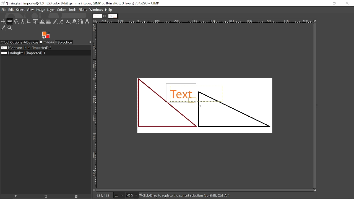 The width and height of the screenshot is (354, 199). What do you see at coordinates (94, 190) in the screenshot?
I see `Toggle quick mask on/off` at bounding box center [94, 190].